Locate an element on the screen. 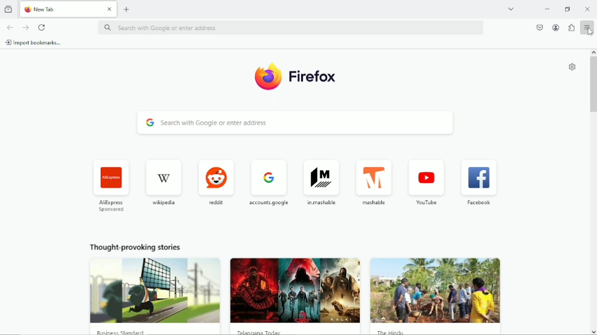 The height and width of the screenshot is (335, 597). go back is located at coordinates (10, 26).